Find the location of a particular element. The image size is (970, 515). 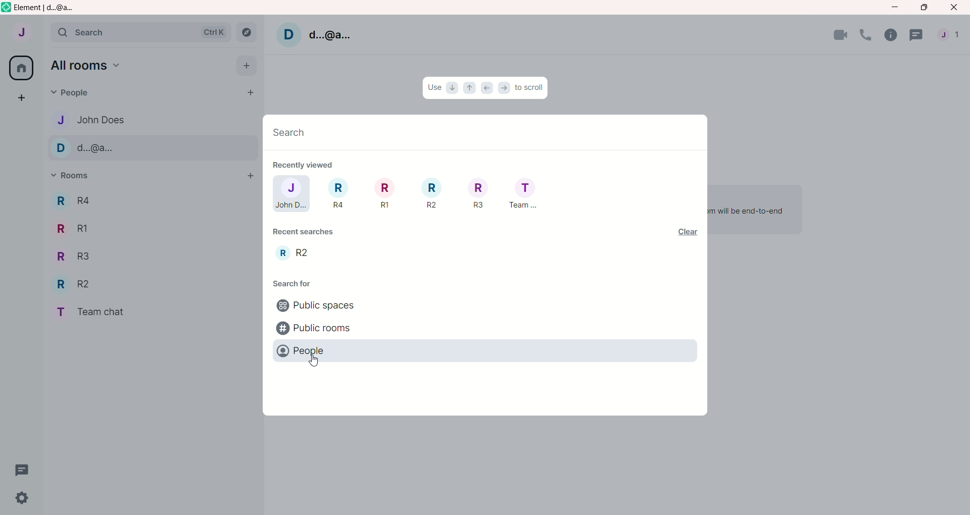

start chat is located at coordinates (247, 94).